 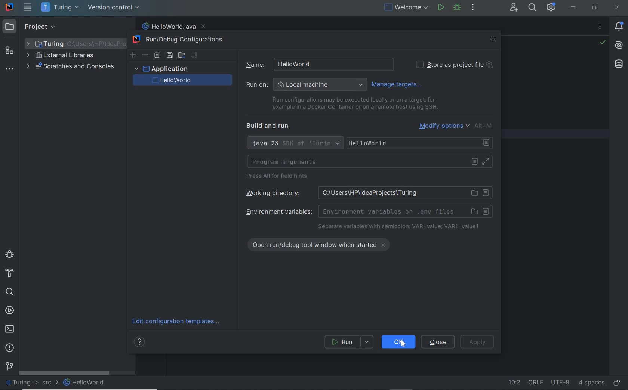 I want to click on Name, so click(x=315, y=64).